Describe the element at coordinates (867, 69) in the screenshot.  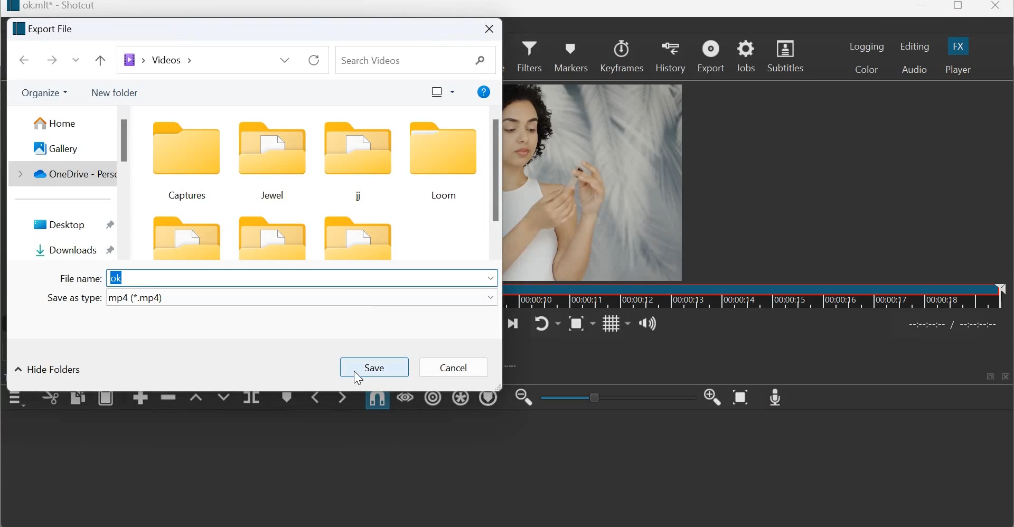
I see `Color` at that location.